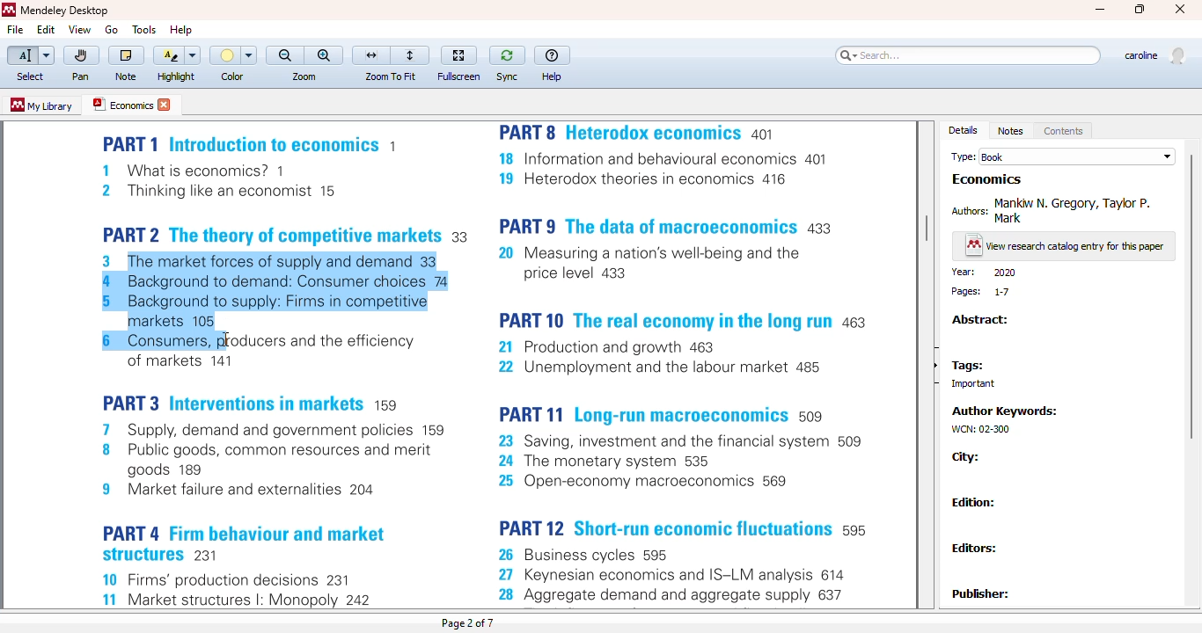  Describe the element at coordinates (304, 76) in the screenshot. I see `zoom` at that location.